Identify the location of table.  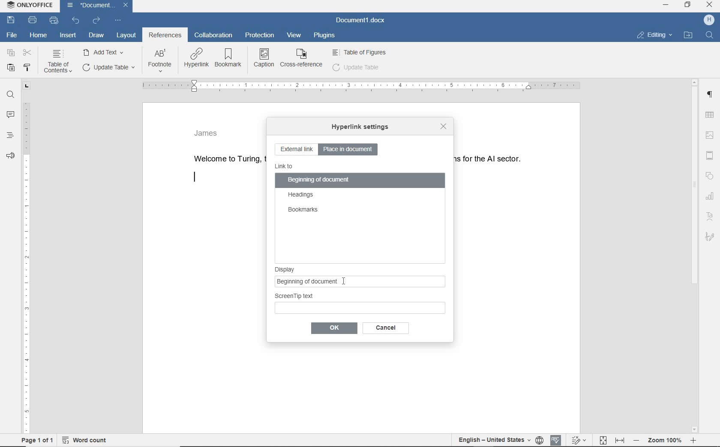
(711, 114).